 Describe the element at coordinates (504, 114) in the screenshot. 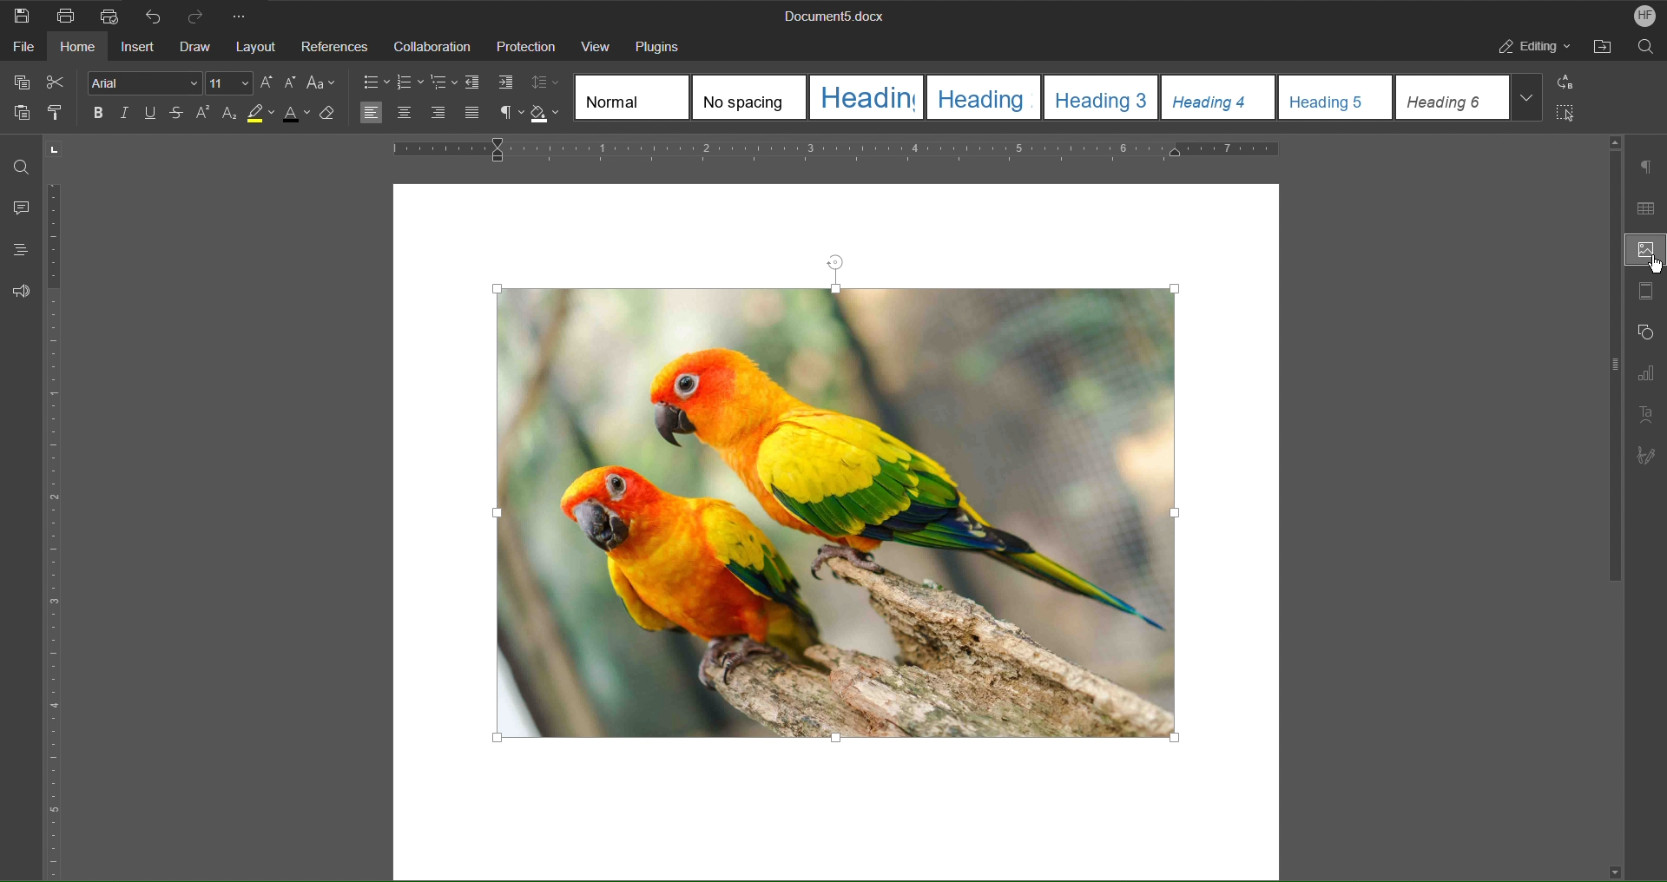

I see `Non-Printing Characters` at that location.